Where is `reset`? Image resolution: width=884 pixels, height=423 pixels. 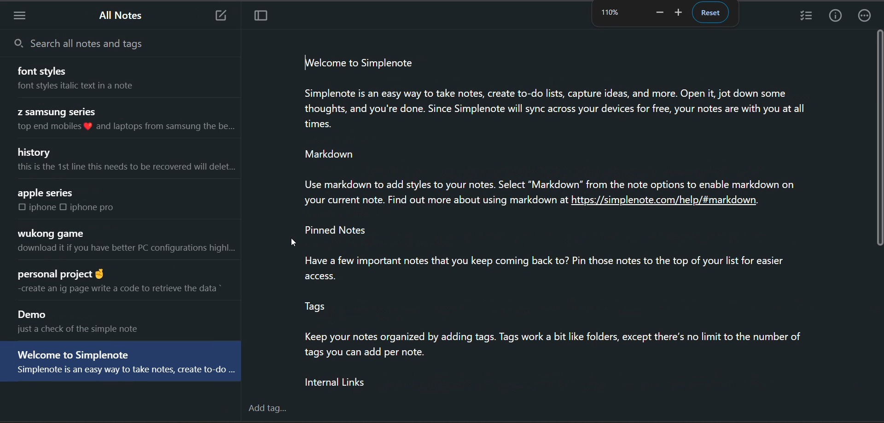
reset is located at coordinates (712, 13).